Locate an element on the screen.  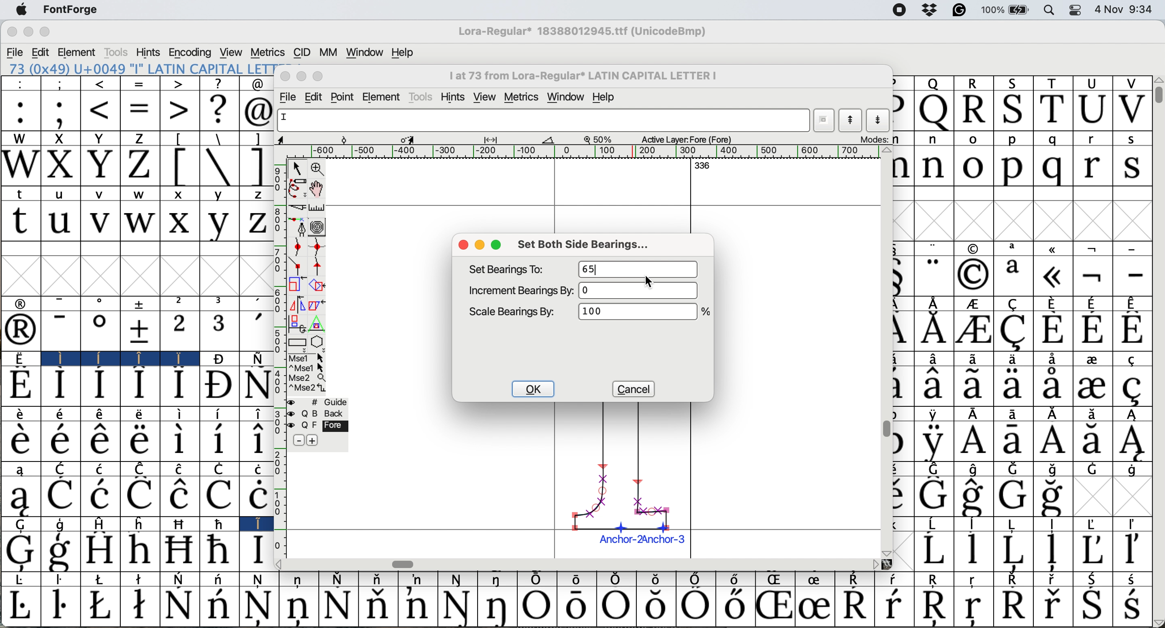
y is located at coordinates (219, 194).